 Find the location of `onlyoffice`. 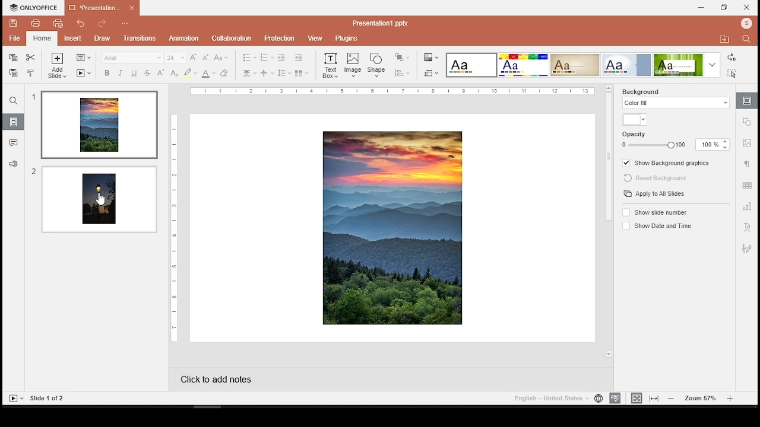

onlyoffice is located at coordinates (31, 7).